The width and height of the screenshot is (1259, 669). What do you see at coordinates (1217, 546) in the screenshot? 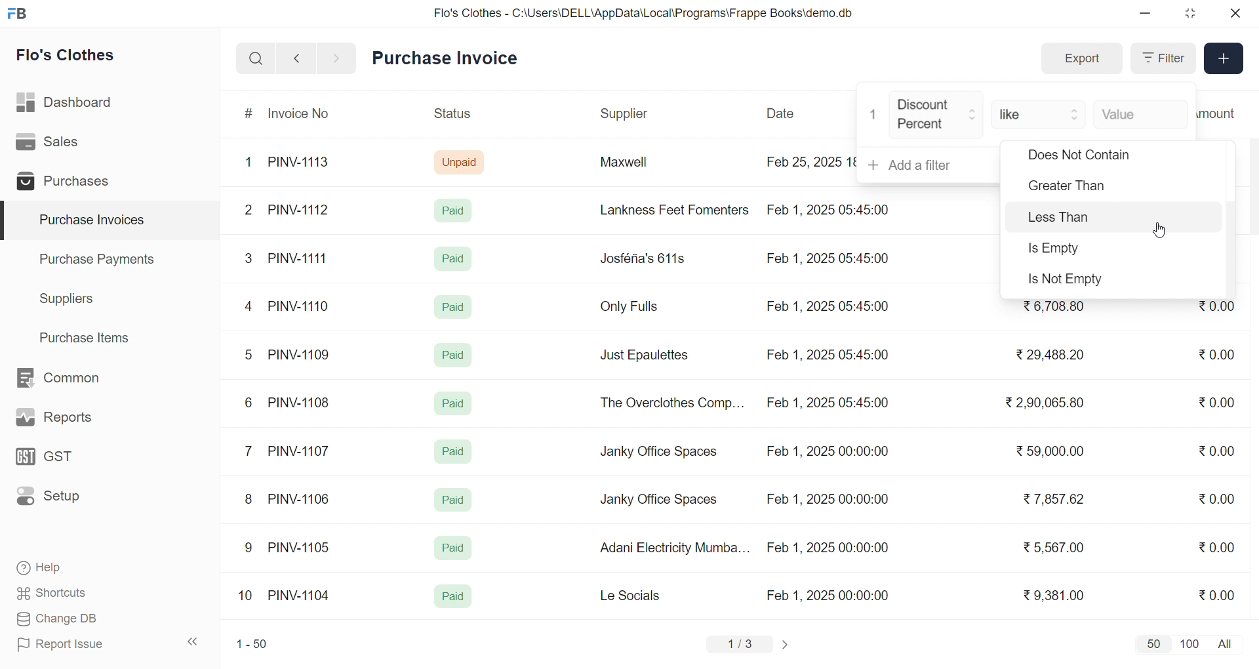
I see `₹0.00` at bounding box center [1217, 546].